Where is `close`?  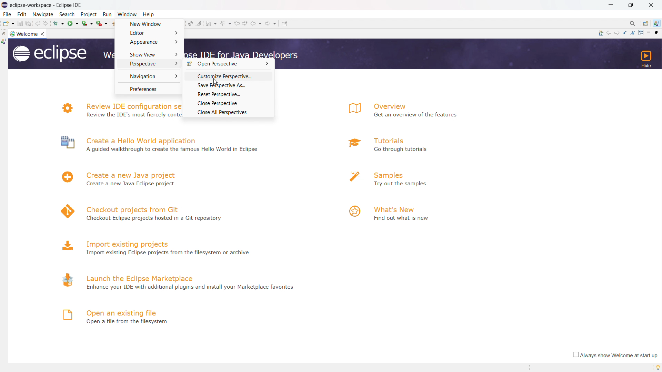
close is located at coordinates (652, 5).